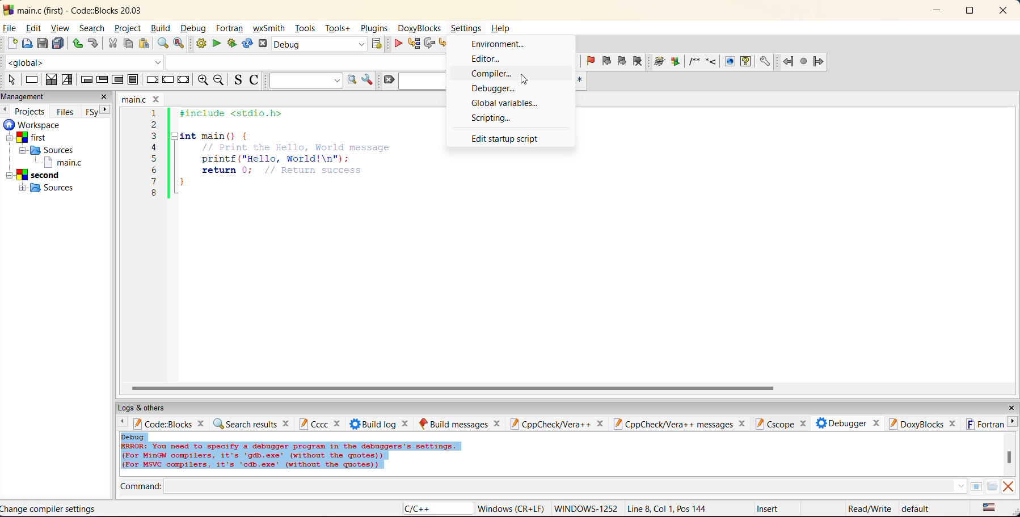 Image resolution: width=1020 pixels, height=517 pixels. I want to click on zoom out, so click(220, 80).